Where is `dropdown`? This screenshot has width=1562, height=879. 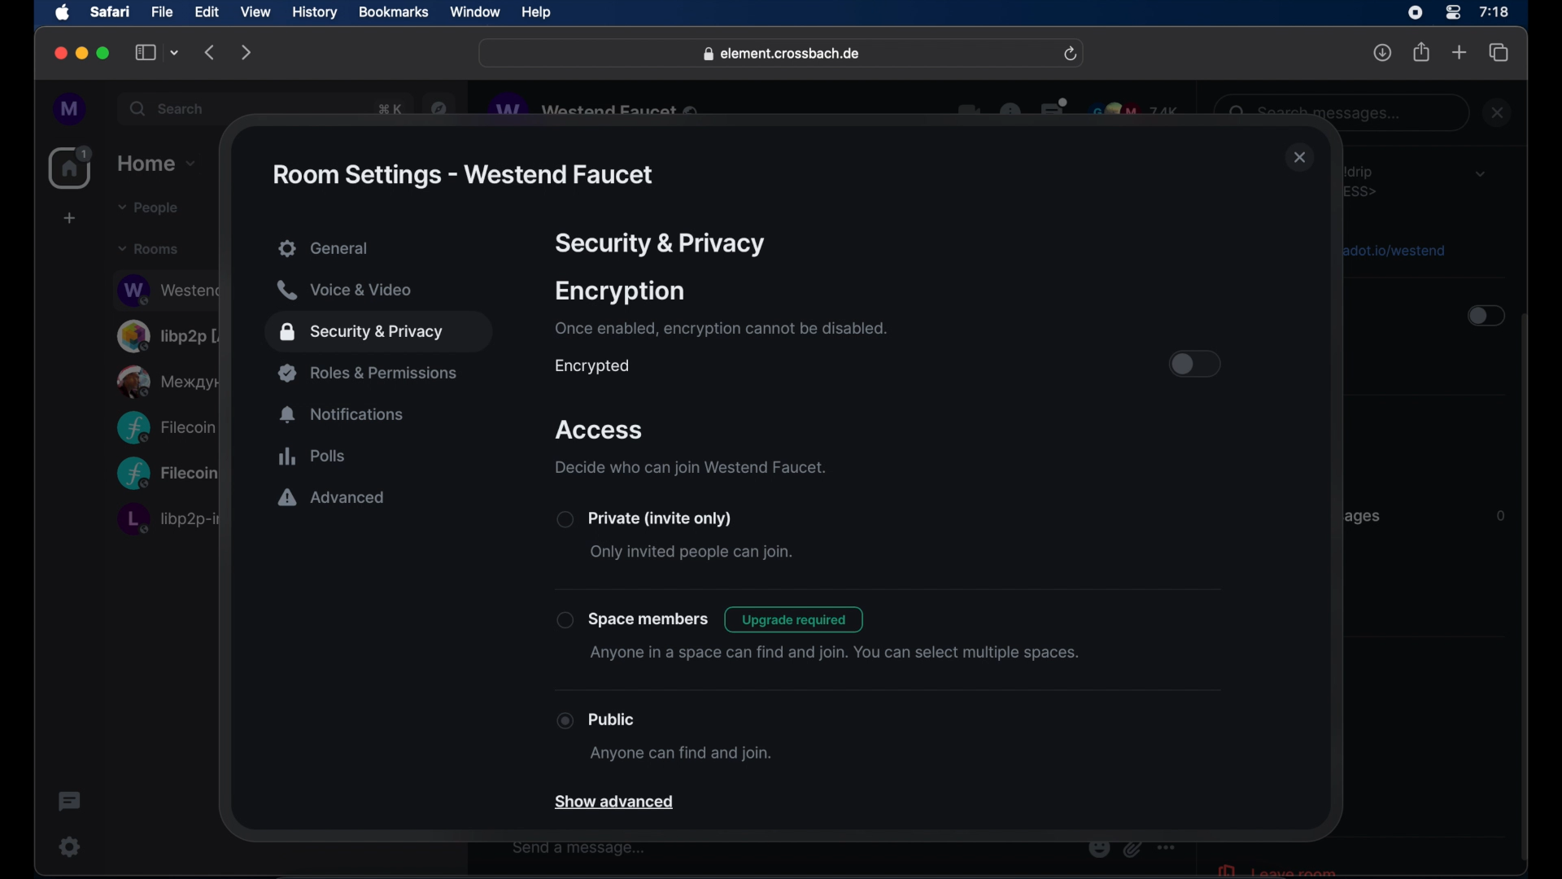
dropdown is located at coordinates (1480, 173).